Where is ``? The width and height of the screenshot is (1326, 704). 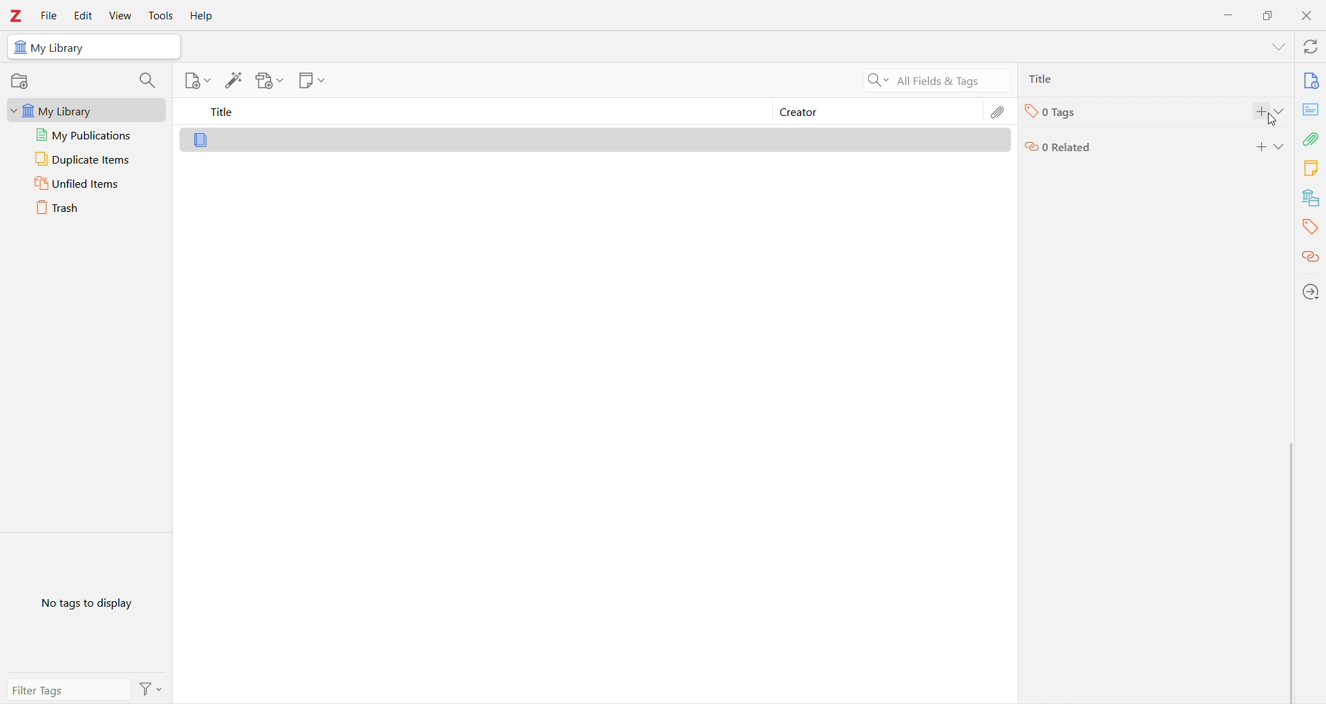  is located at coordinates (162, 16).